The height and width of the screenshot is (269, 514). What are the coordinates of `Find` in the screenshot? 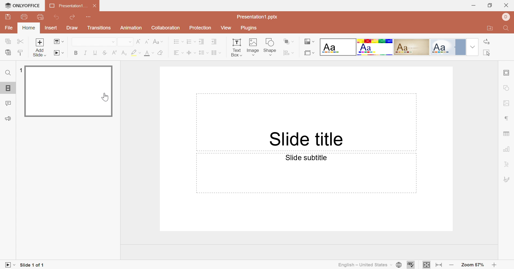 It's located at (507, 28).